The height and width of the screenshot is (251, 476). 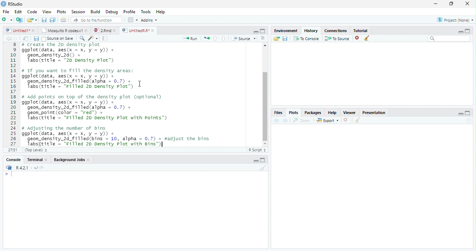 What do you see at coordinates (31, 20) in the screenshot?
I see `open an existing file` at bounding box center [31, 20].